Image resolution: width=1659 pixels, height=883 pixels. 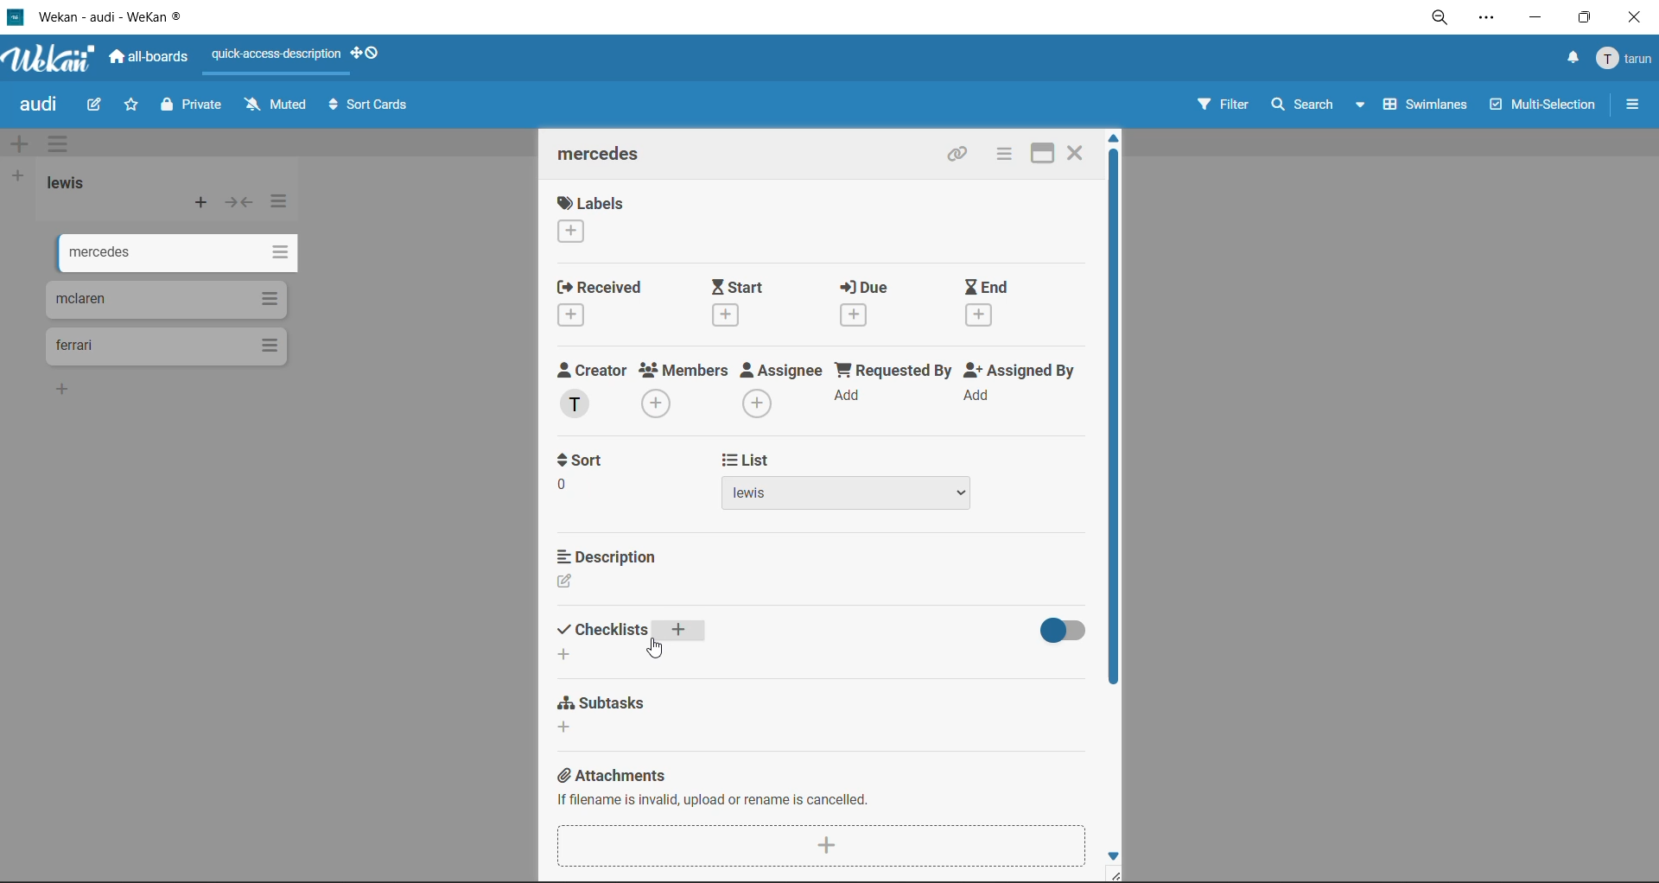 What do you see at coordinates (137, 20) in the screenshot?
I see `app titlew` at bounding box center [137, 20].